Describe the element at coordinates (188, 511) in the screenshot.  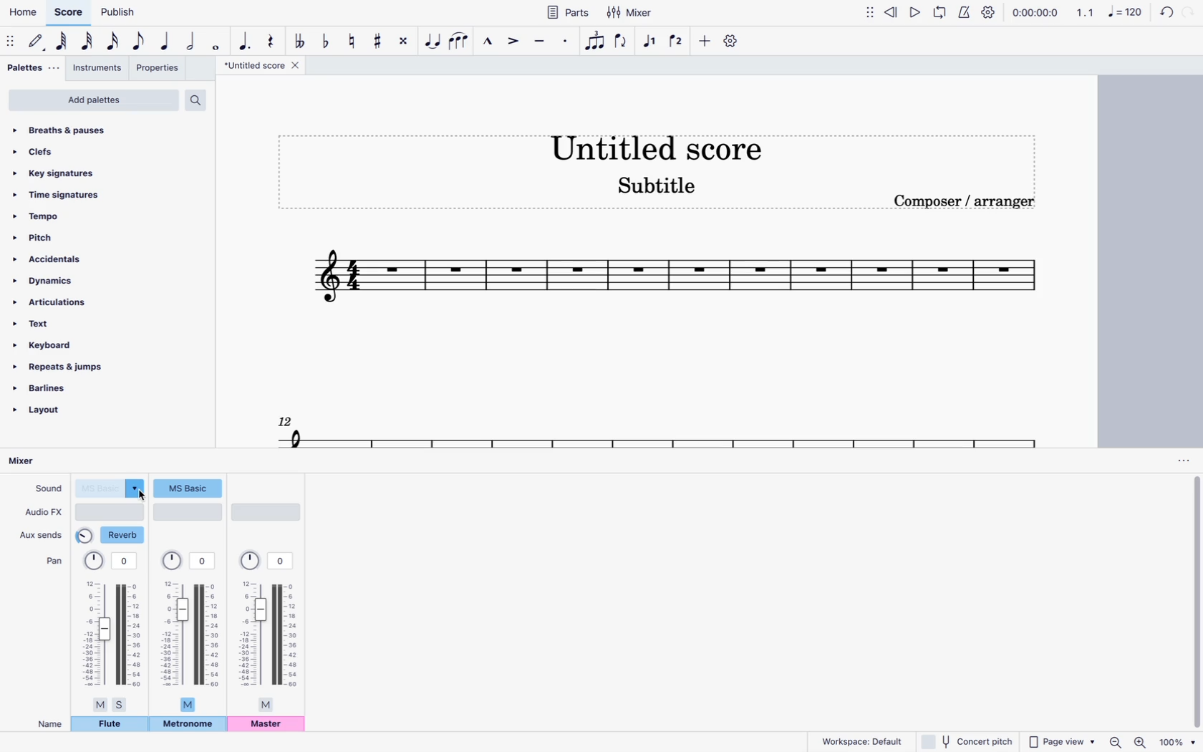
I see `audio type` at that location.